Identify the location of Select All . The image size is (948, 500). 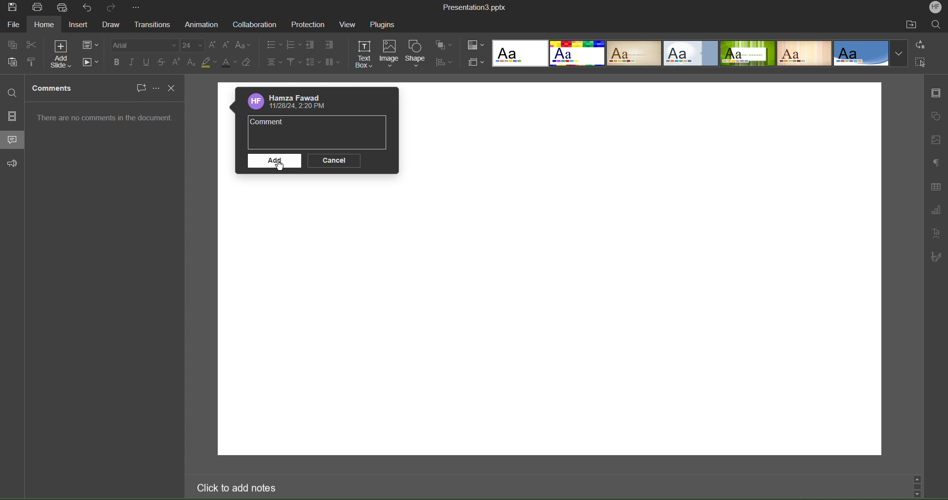
(921, 63).